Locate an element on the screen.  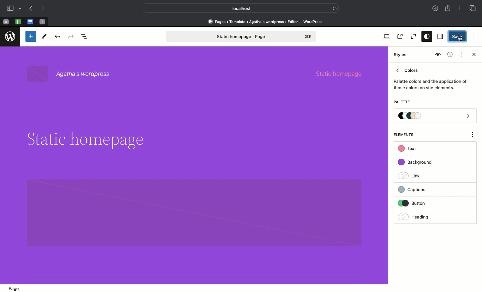
Colors is located at coordinates (430, 78).